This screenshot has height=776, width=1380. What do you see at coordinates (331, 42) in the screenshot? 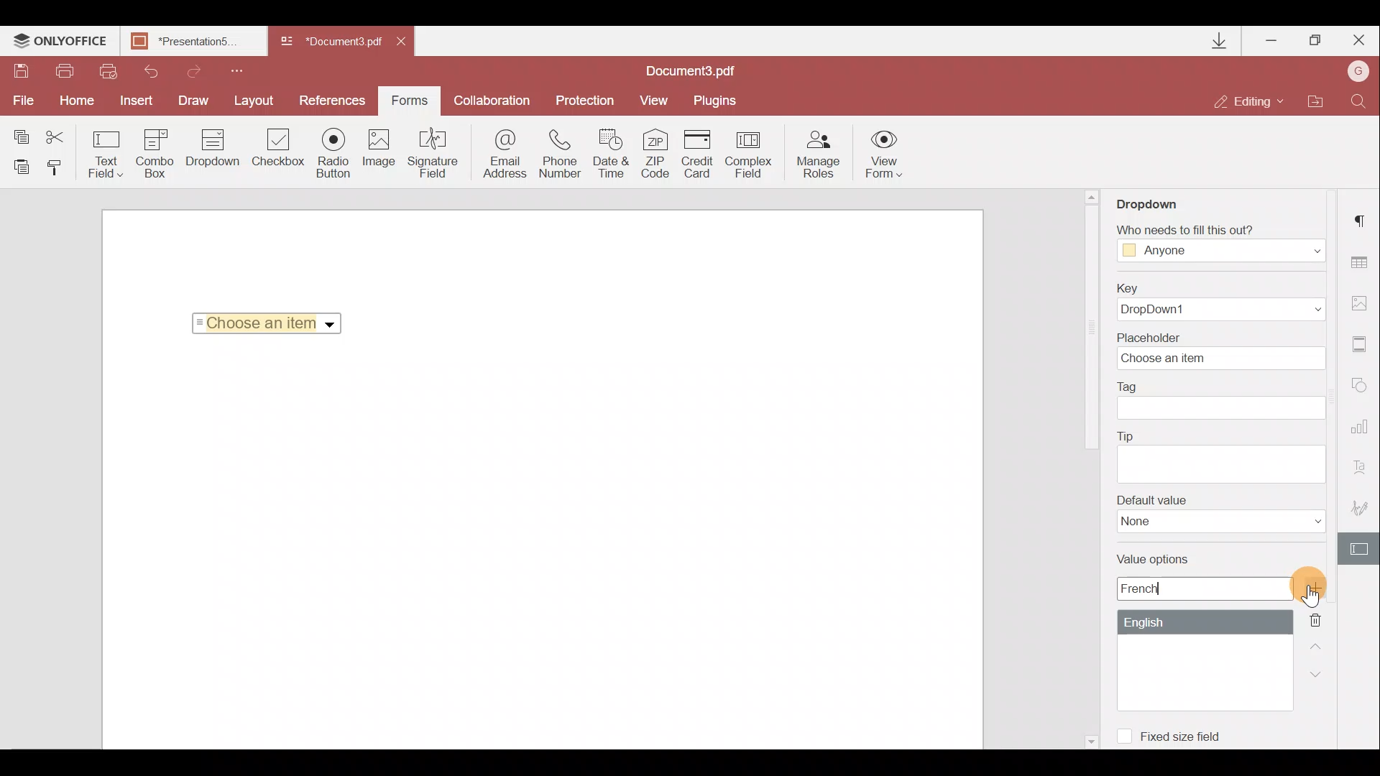
I see `Document3.pdf` at bounding box center [331, 42].